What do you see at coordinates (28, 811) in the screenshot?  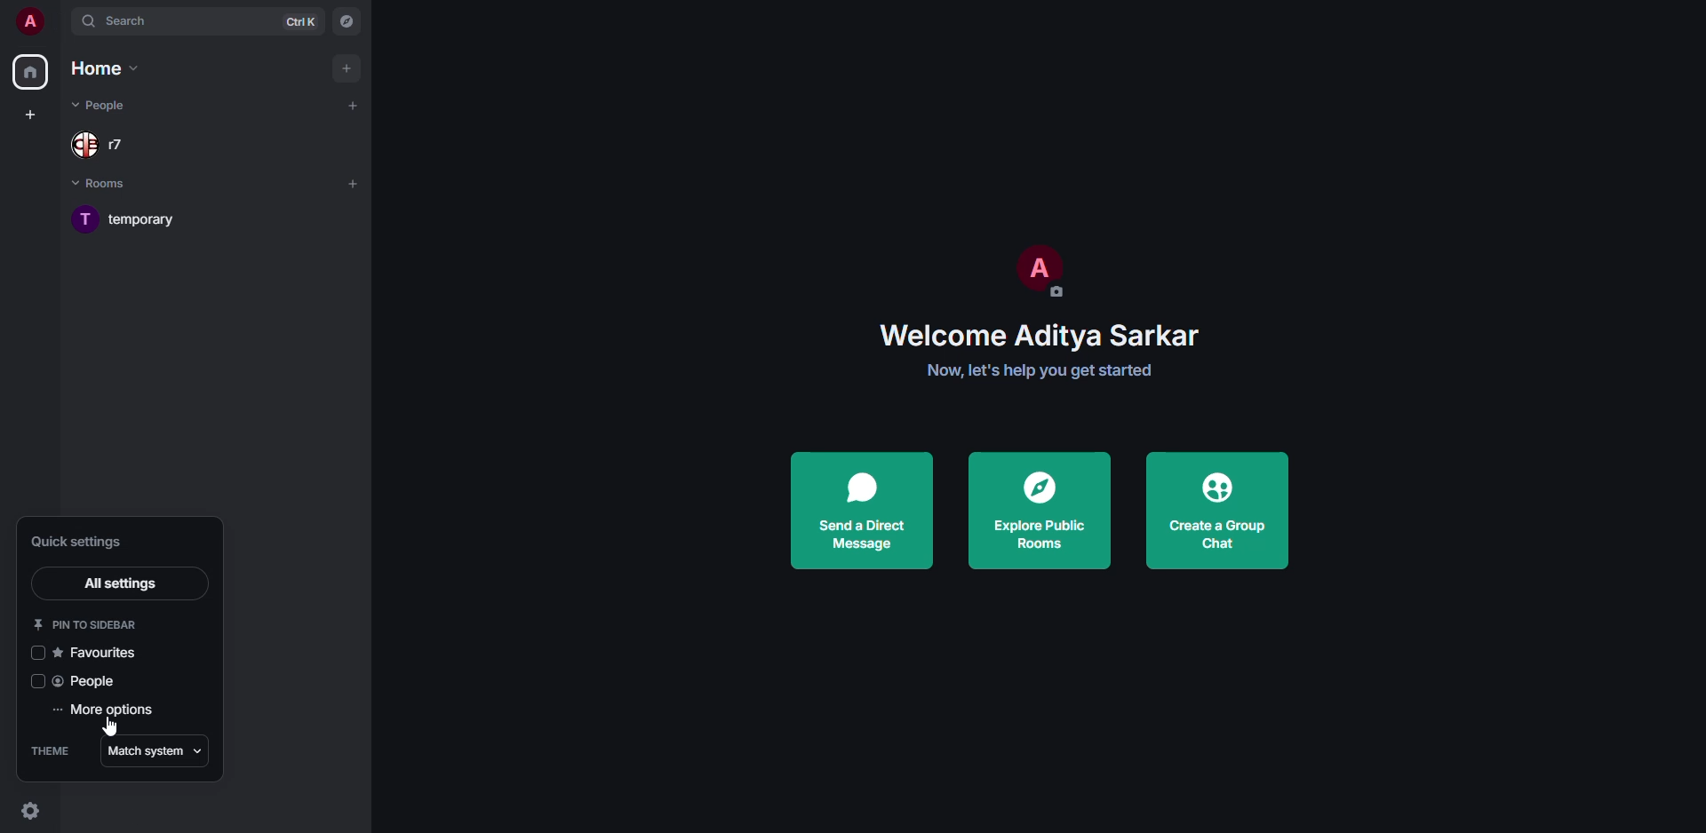 I see `quick settings` at bounding box center [28, 811].